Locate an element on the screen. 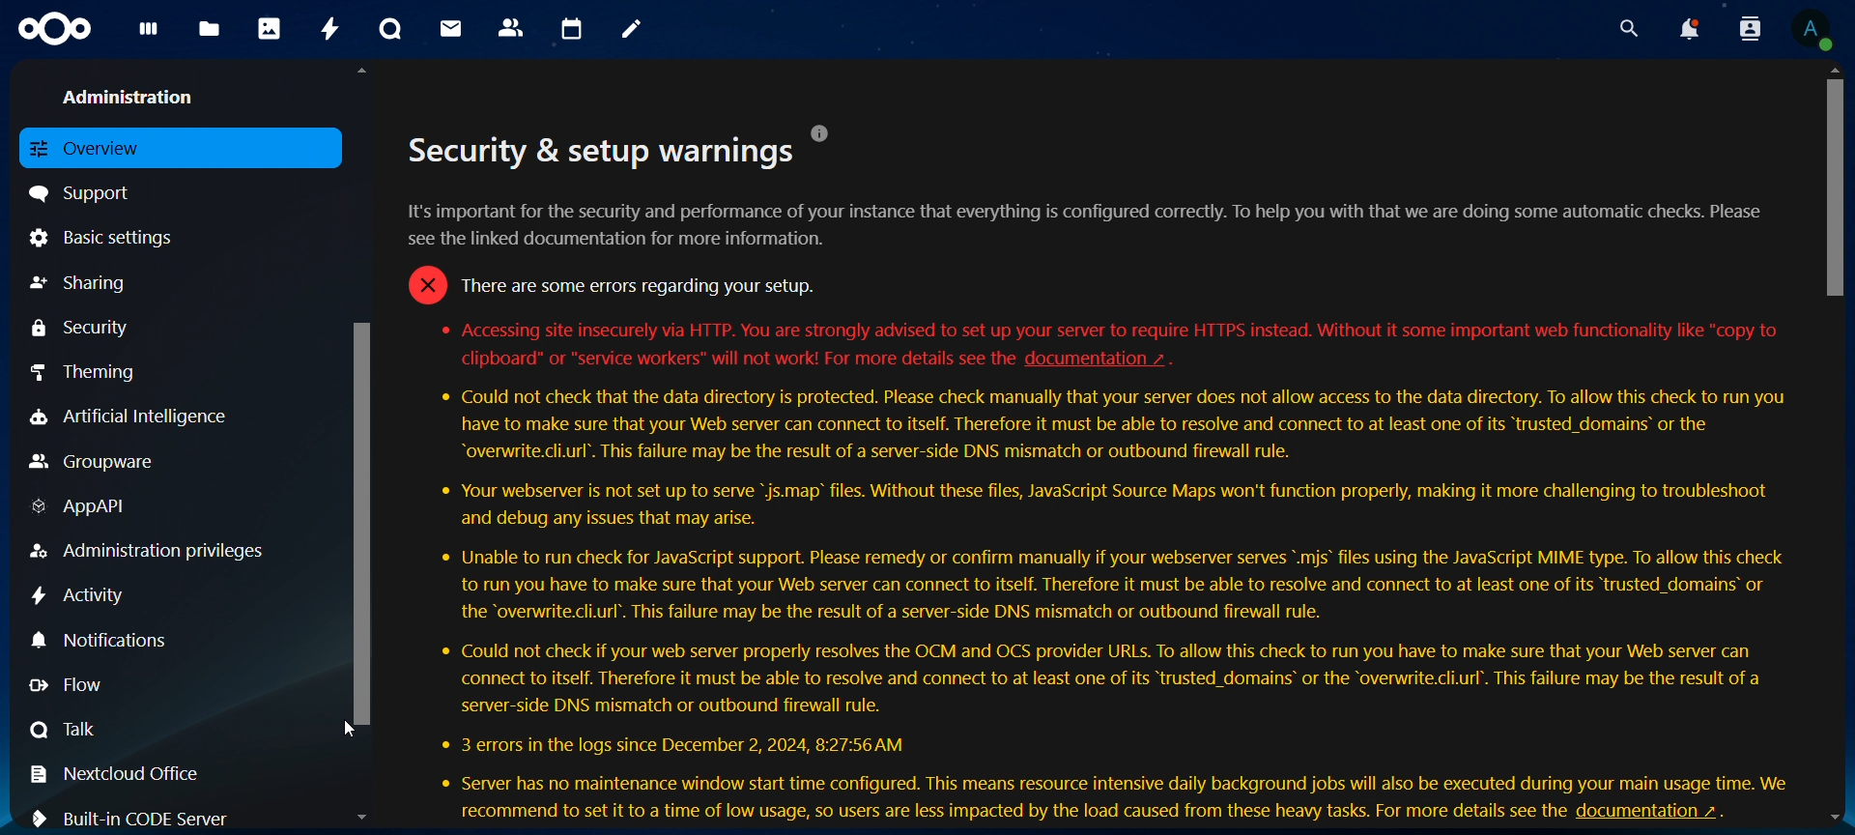 Image resolution: width=1855 pixels, height=835 pixels. mail is located at coordinates (453, 28).